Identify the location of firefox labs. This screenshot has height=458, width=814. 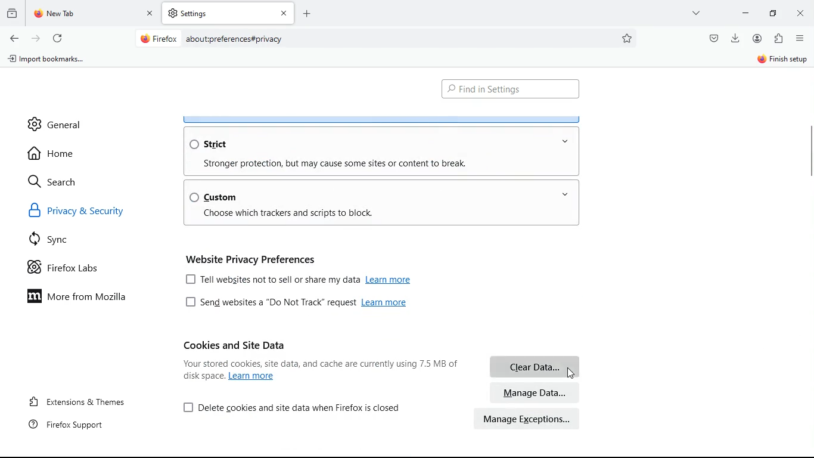
(75, 270).